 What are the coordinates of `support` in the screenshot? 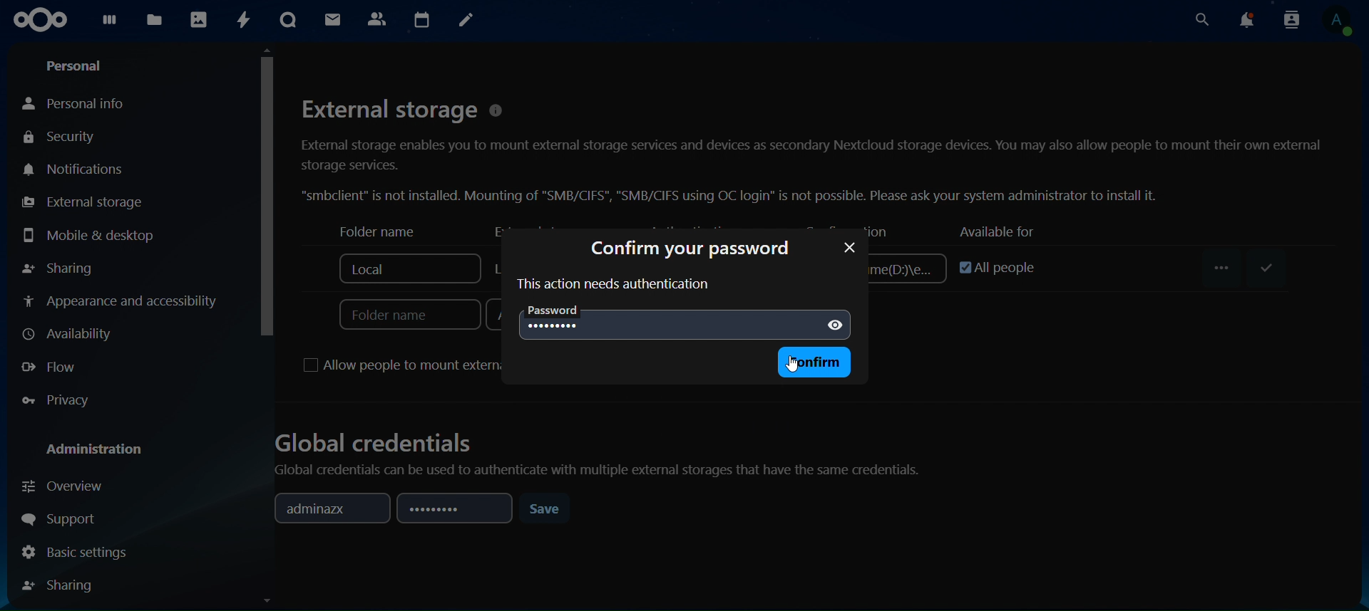 It's located at (63, 516).